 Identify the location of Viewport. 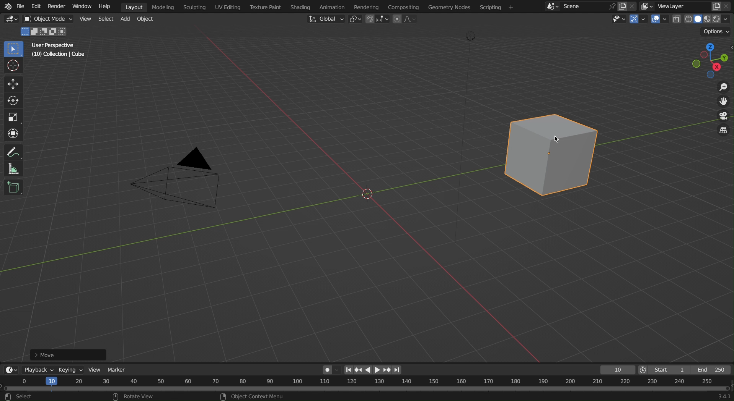
(708, 58).